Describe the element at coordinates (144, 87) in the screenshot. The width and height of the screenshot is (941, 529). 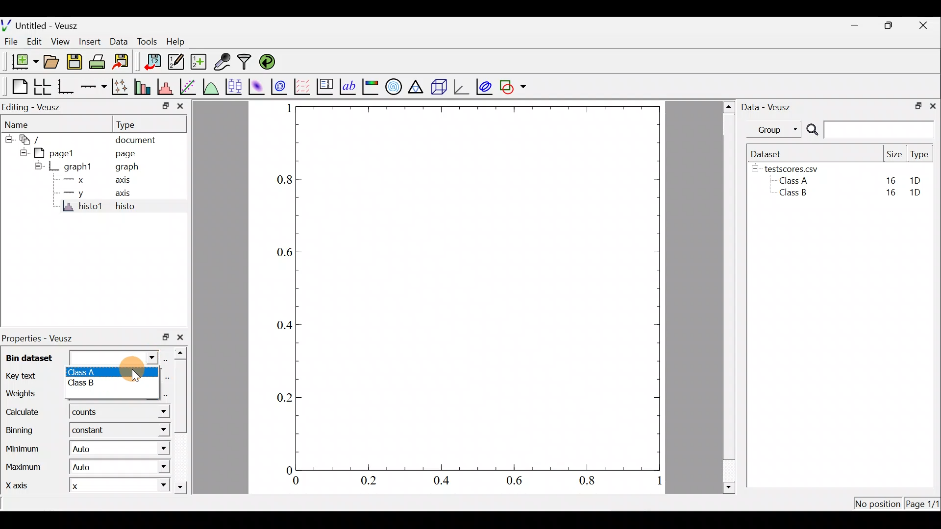
I see `Plot bar charts` at that location.